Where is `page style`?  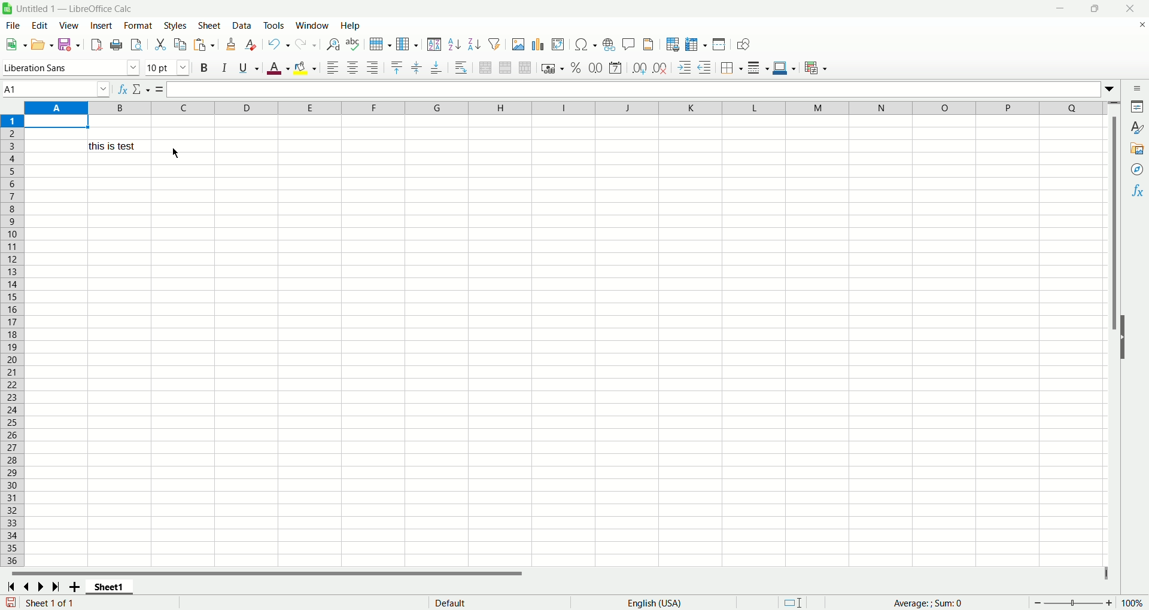
page style is located at coordinates (451, 602).